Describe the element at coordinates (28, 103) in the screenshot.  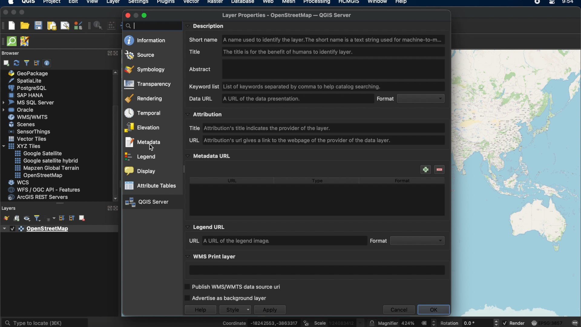
I see `ms sql server` at that location.